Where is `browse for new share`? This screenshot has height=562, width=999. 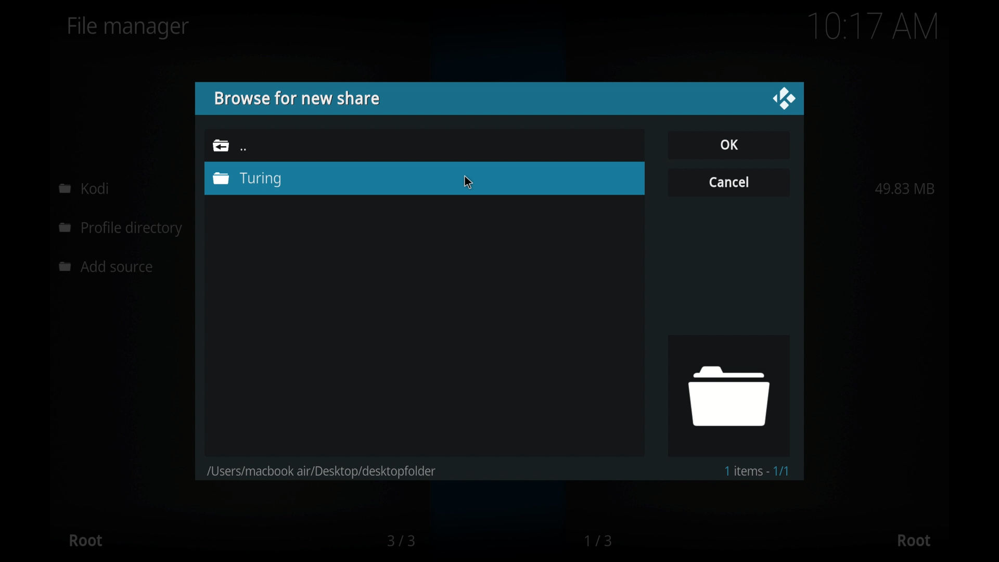 browse for new share is located at coordinates (296, 98).